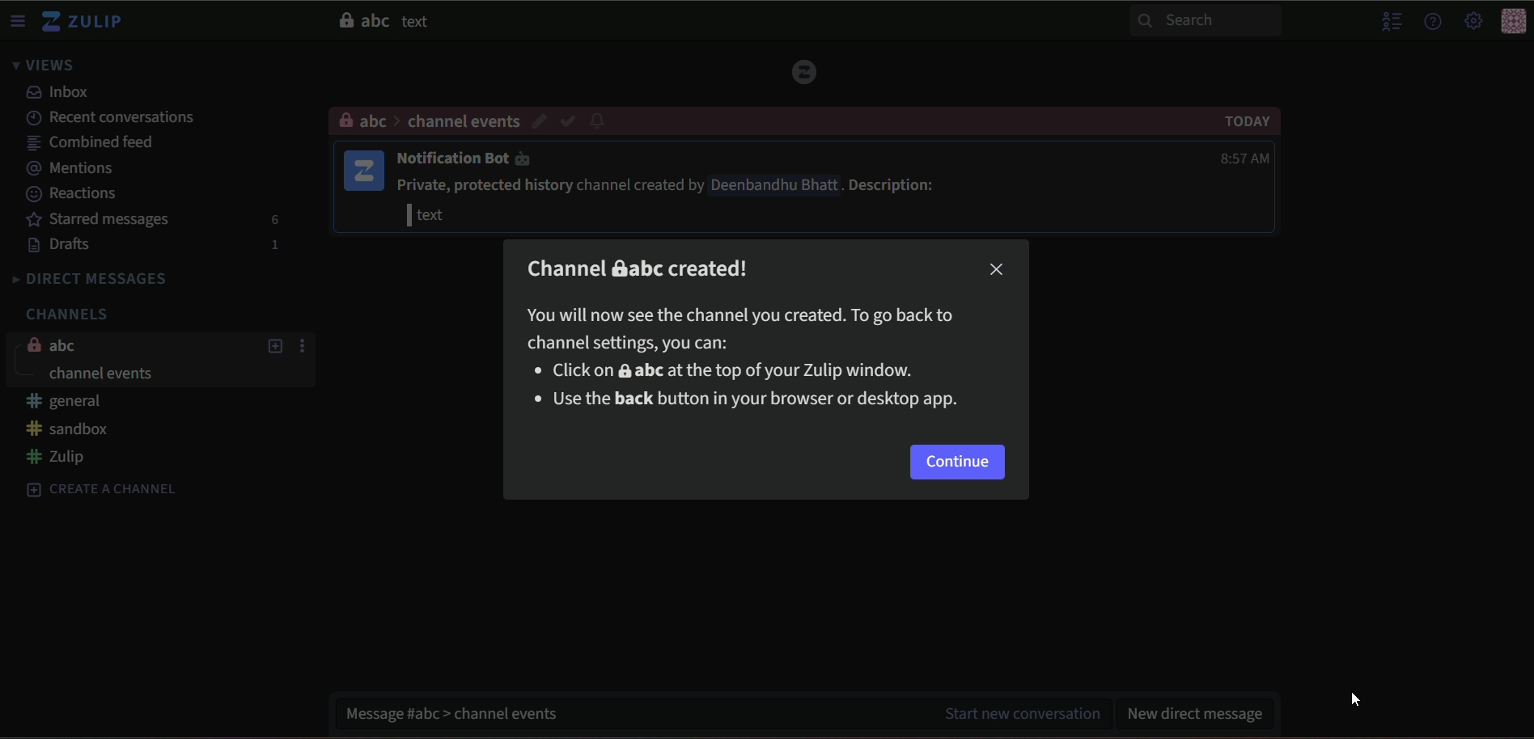 This screenshot has height=739, width=1534. I want to click on abc, so click(63, 346).